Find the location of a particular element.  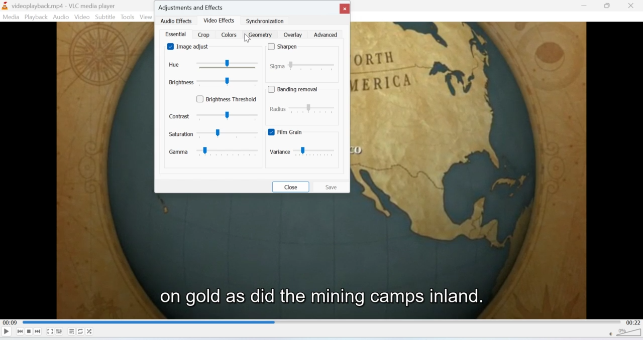

colors is located at coordinates (229, 35).